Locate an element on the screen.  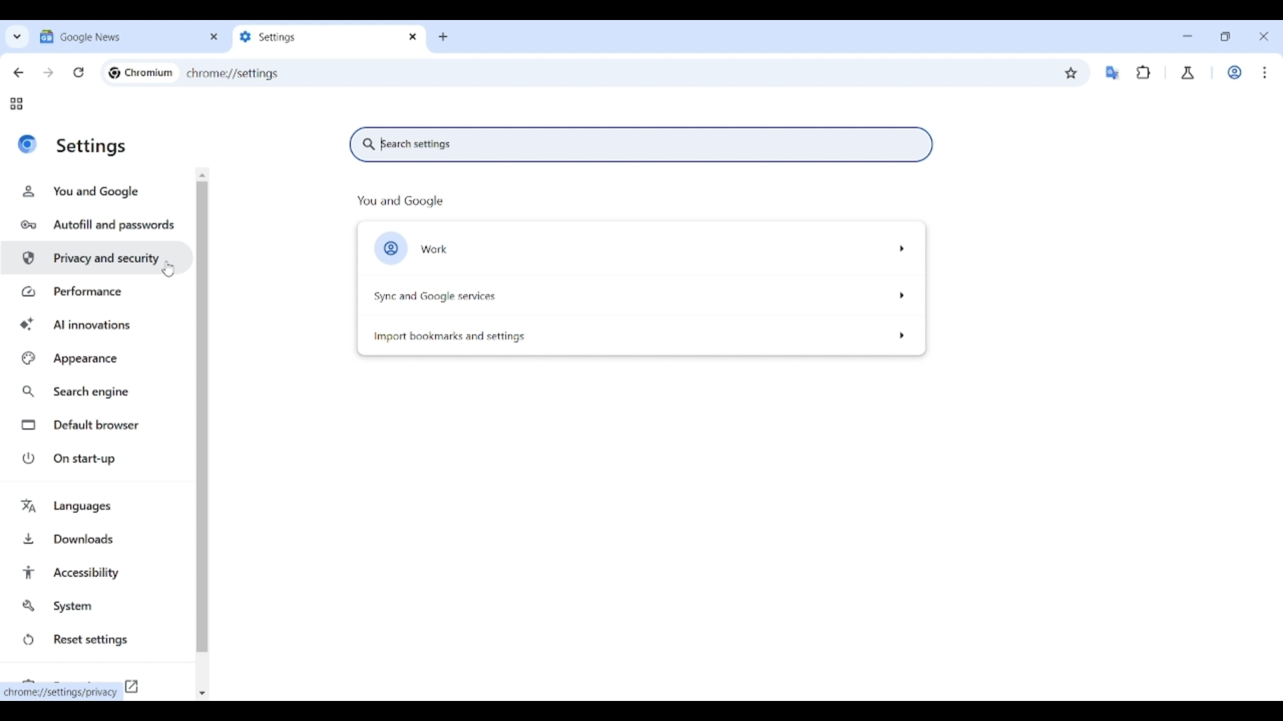
AI innovations is located at coordinates (98, 323).